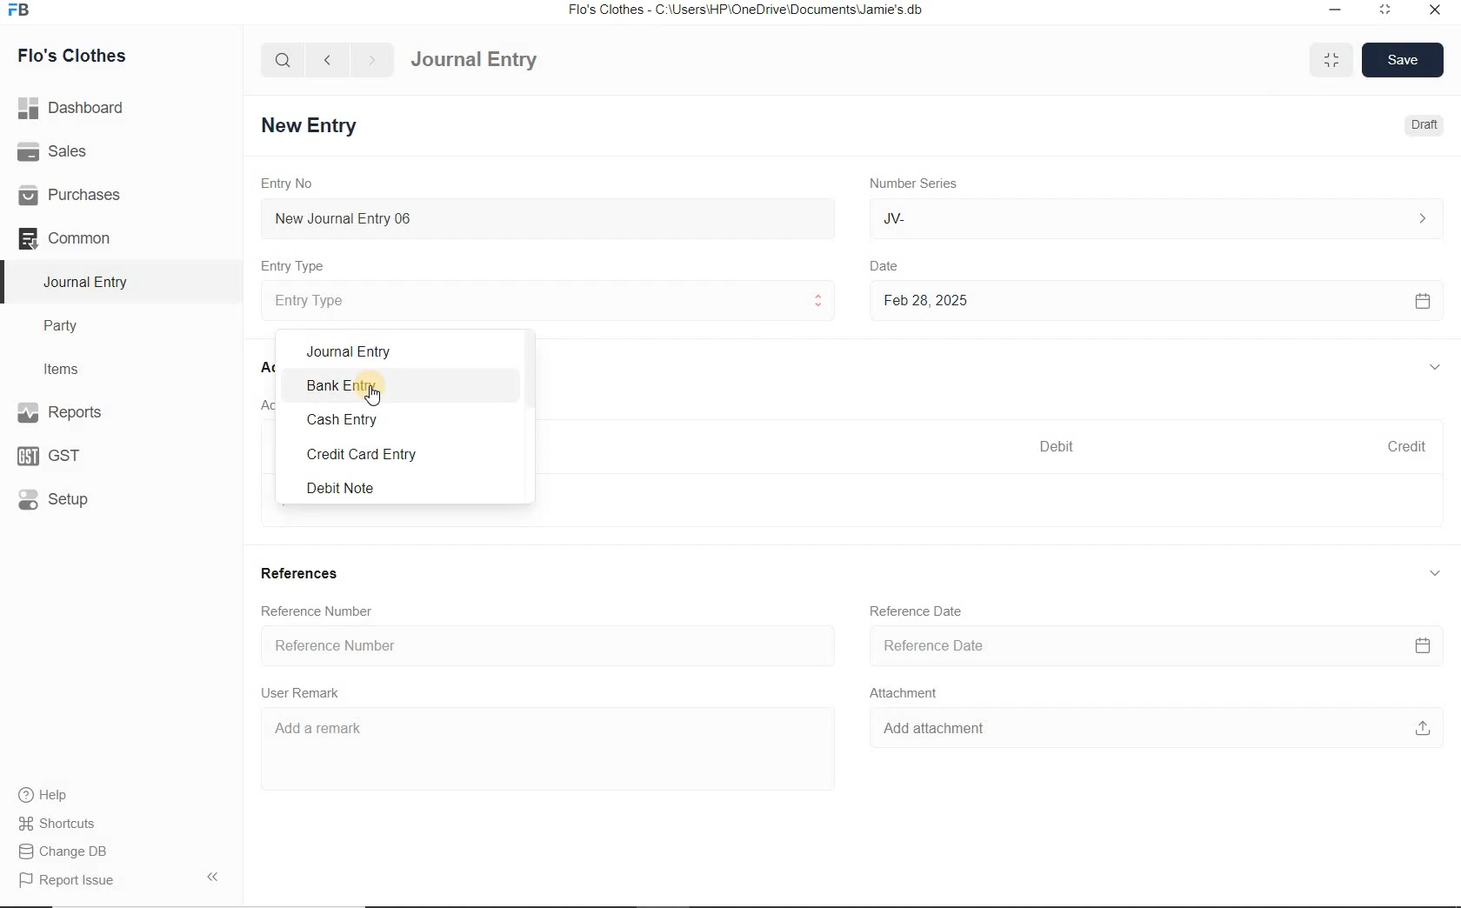 The image size is (1461, 908). Describe the element at coordinates (327, 58) in the screenshot. I see `back` at that location.